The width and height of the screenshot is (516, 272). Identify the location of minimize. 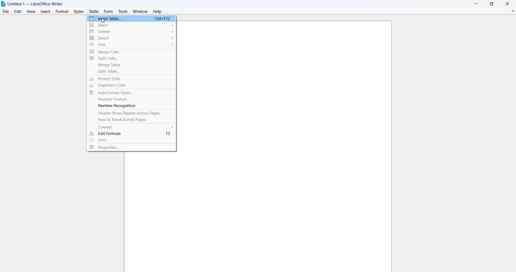
(475, 3).